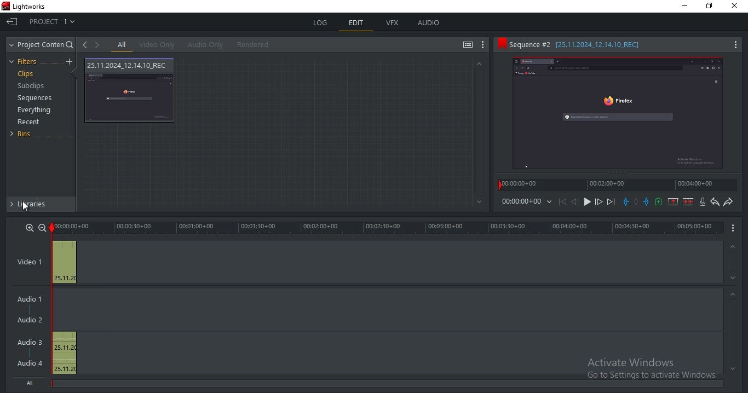 The image size is (748, 393). I want to click on video, so click(130, 91).